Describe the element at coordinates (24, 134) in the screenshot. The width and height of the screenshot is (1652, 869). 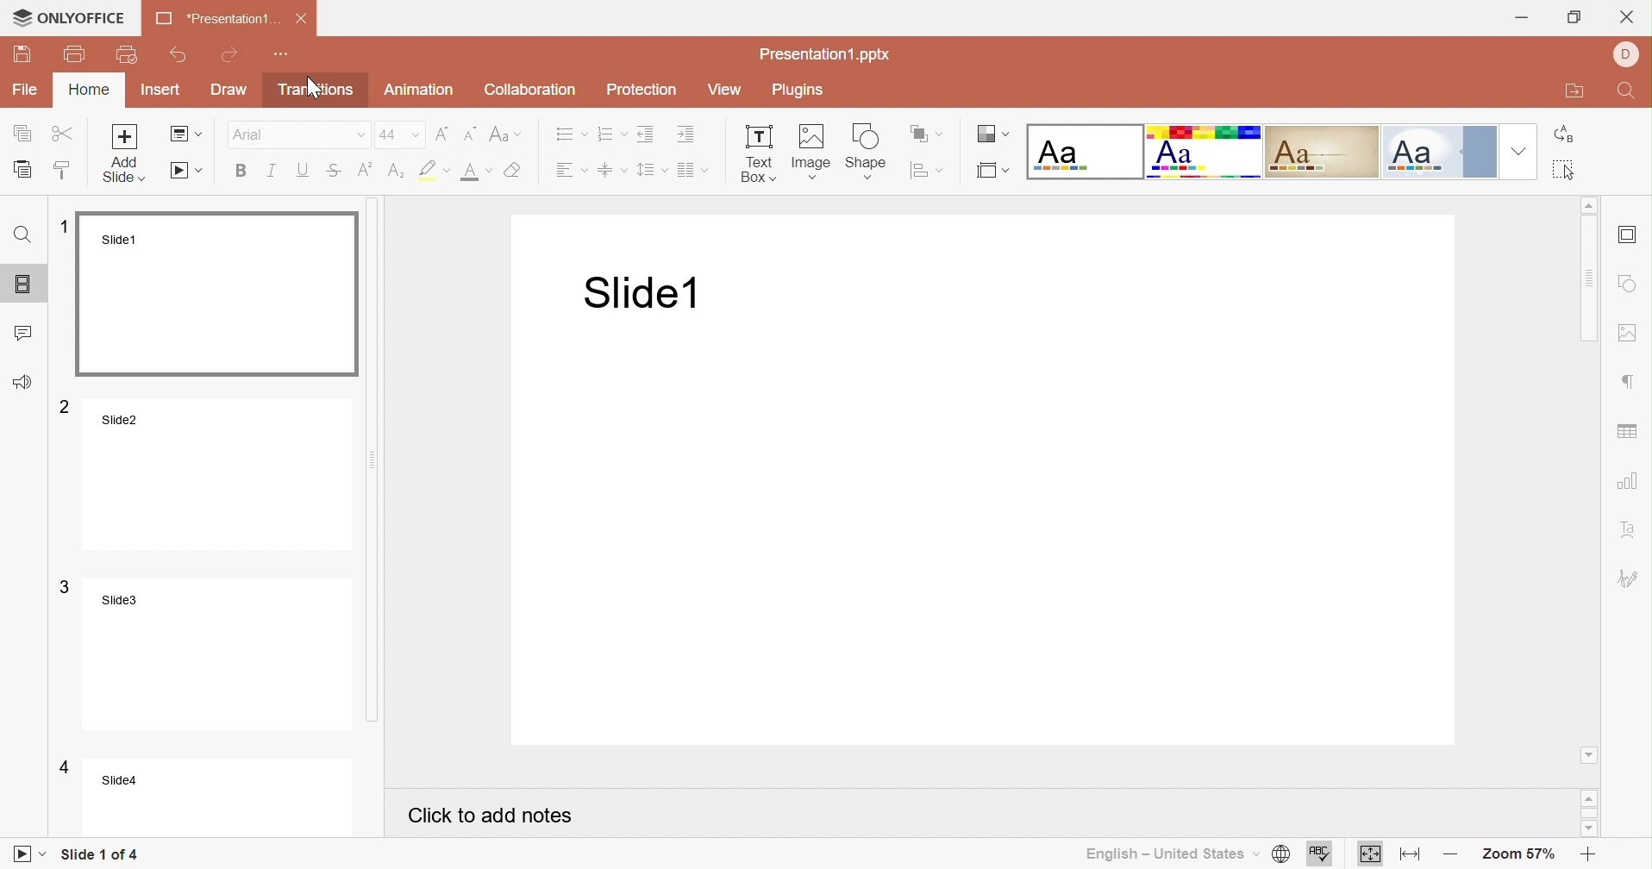
I see `Copy` at that location.